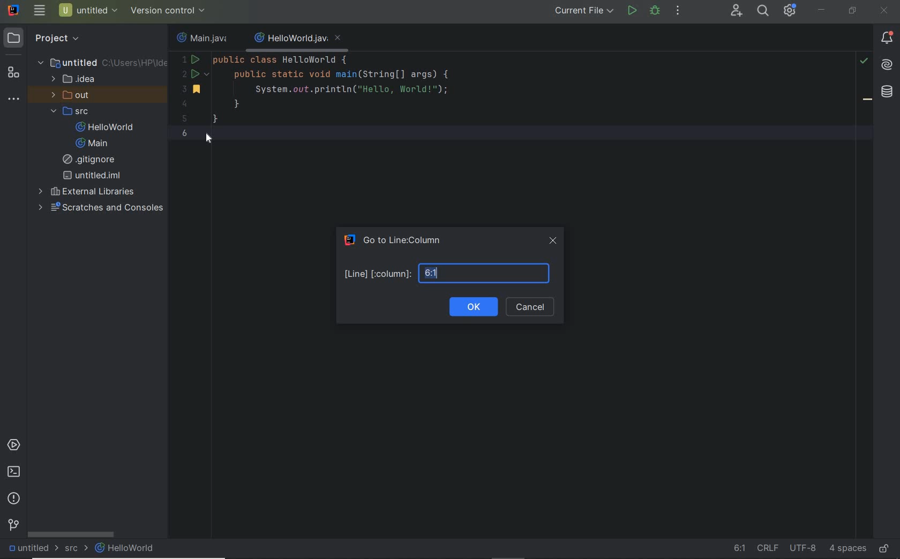 The image size is (900, 559). What do you see at coordinates (632, 11) in the screenshot?
I see `run` at bounding box center [632, 11].